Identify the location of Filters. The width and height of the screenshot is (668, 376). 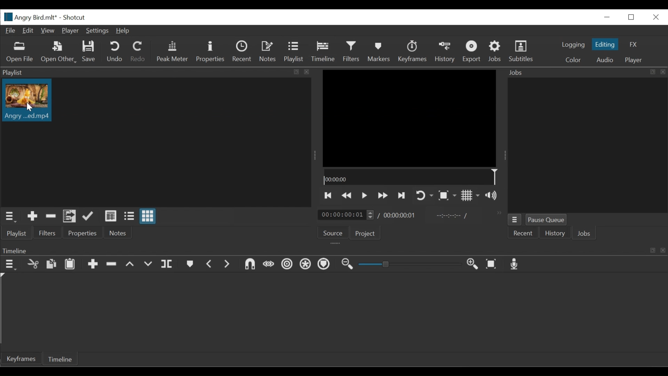
(47, 234).